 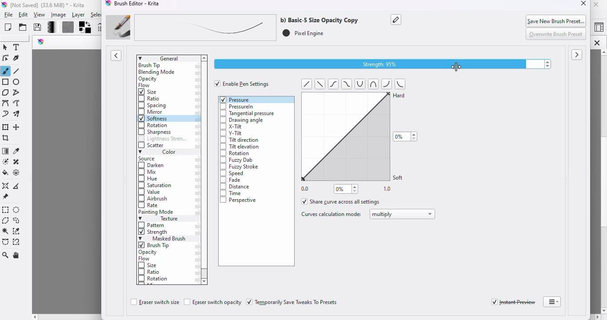 What do you see at coordinates (231, 133) in the screenshot?
I see `y-tilt` at bounding box center [231, 133].